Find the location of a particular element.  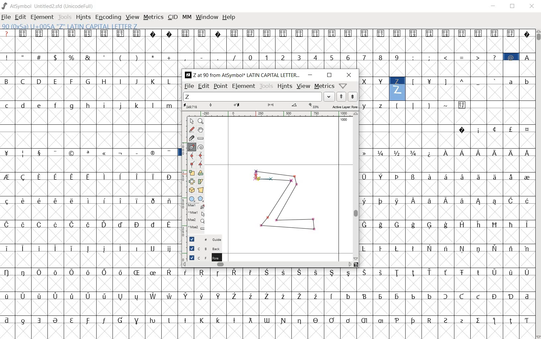

draw a freehand curve is located at coordinates (192, 130).